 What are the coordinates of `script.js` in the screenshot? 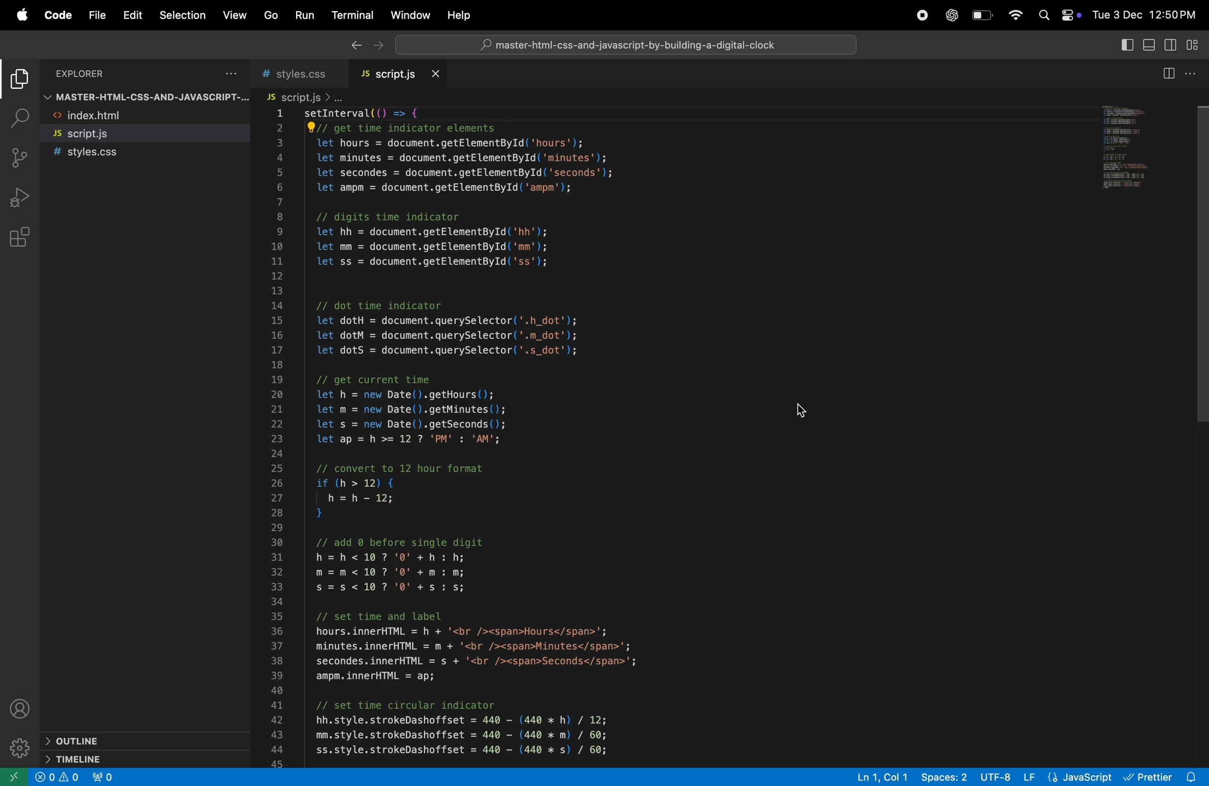 It's located at (303, 97).